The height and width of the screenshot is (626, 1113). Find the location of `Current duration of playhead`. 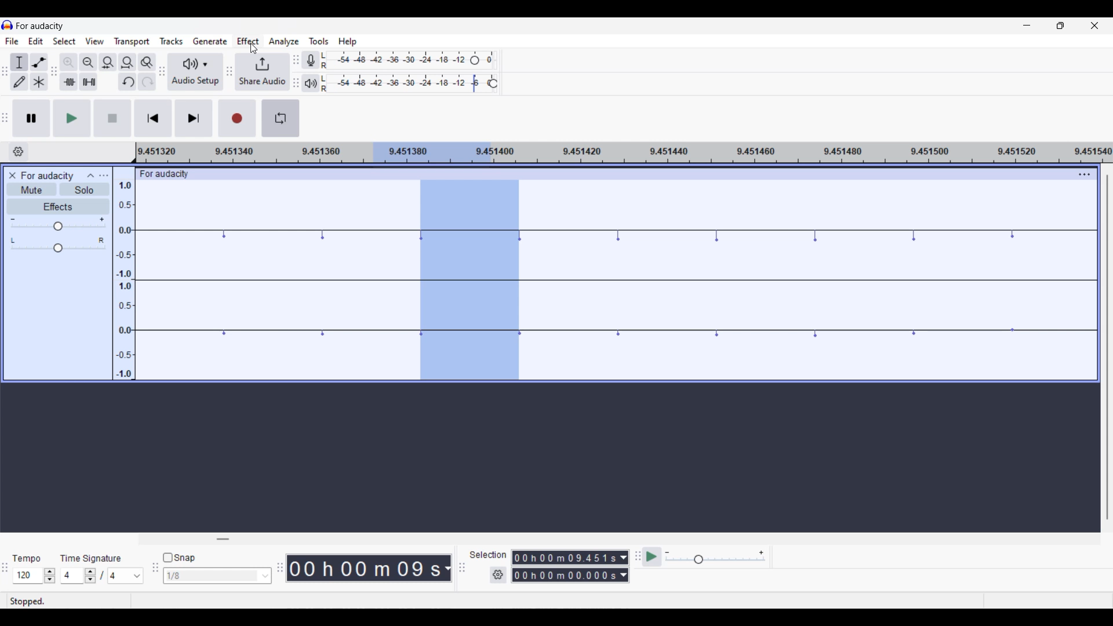

Current duration of playhead is located at coordinates (363, 568).